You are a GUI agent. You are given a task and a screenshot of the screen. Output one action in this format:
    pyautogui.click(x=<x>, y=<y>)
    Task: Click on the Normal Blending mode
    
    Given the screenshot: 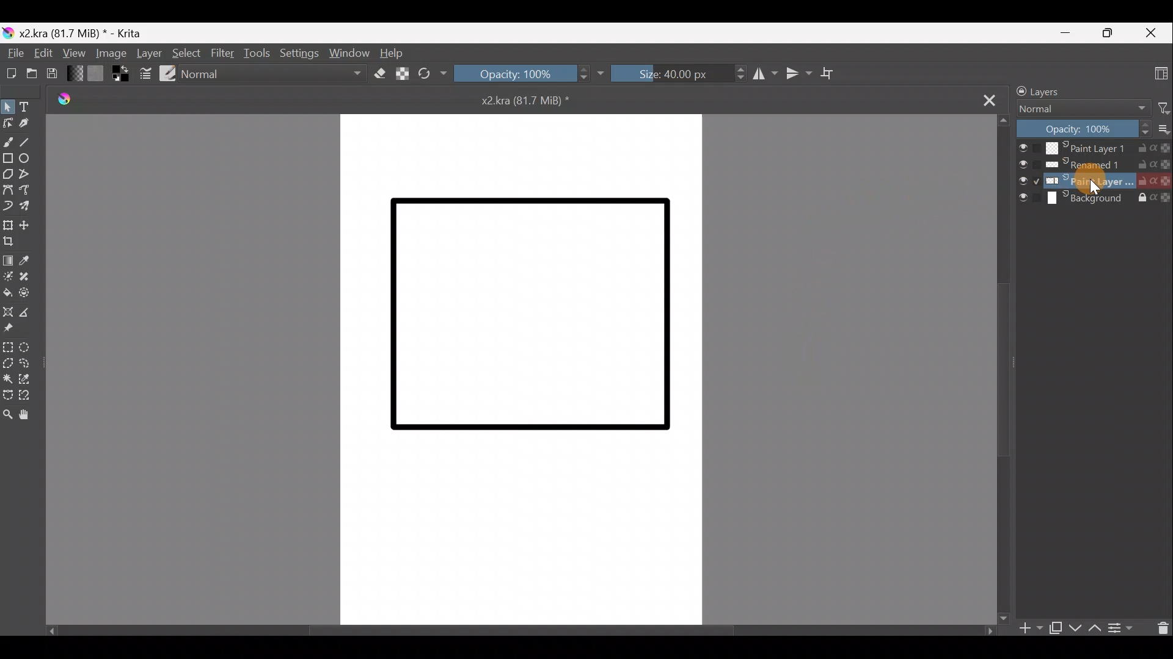 What is the action you would take?
    pyautogui.click(x=276, y=74)
    